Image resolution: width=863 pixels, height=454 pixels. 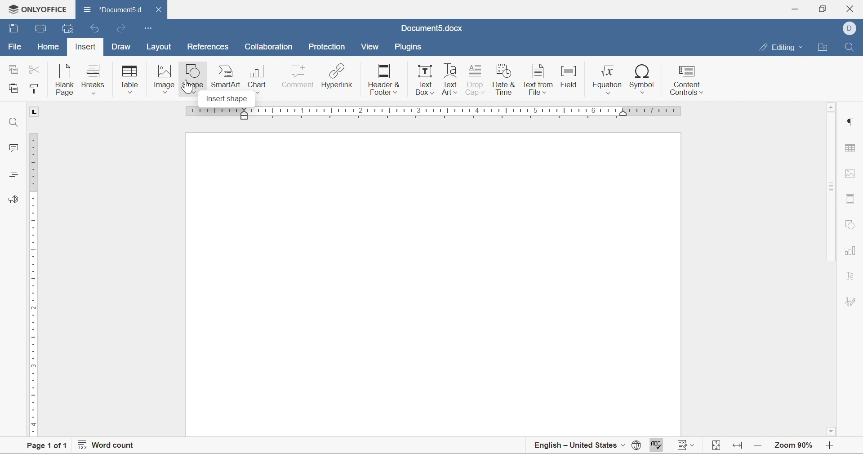 I want to click on save, so click(x=41, y=28).